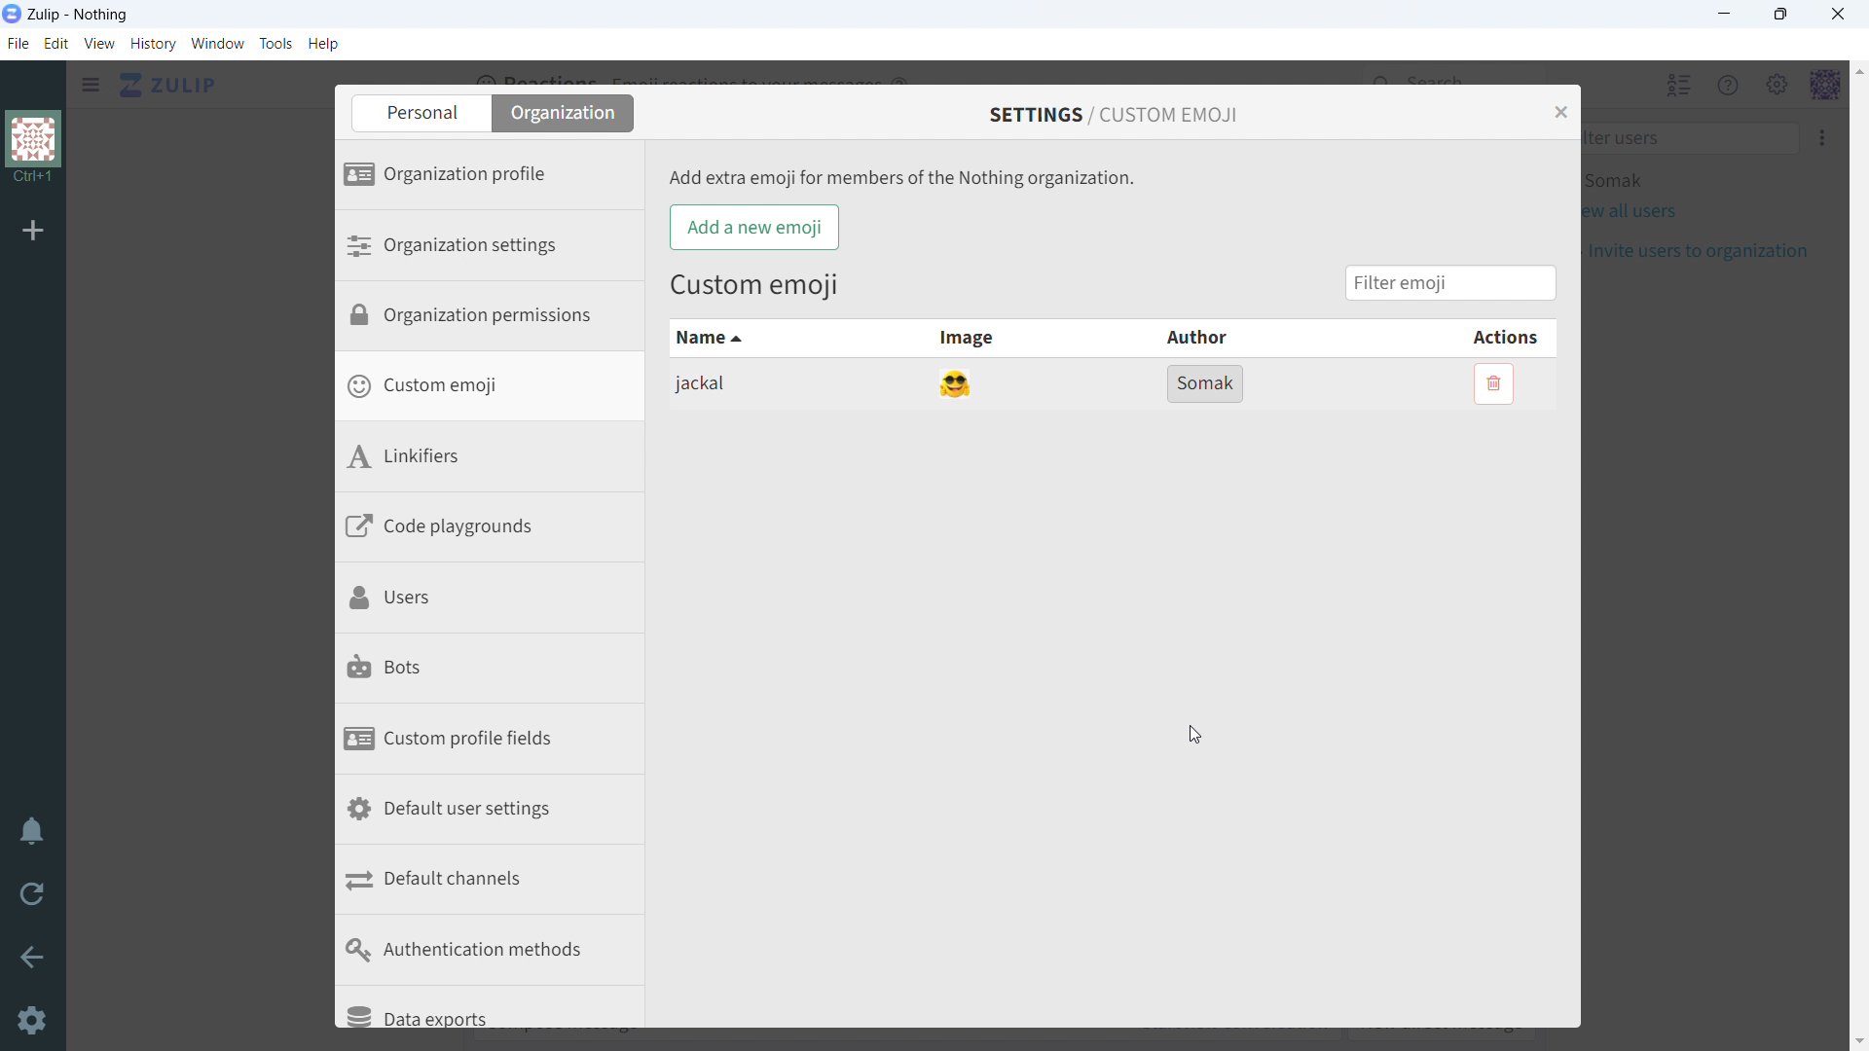 The width and height of the screenshot is (1869, 1051). I want to click on organization profile, so click(498, 176).